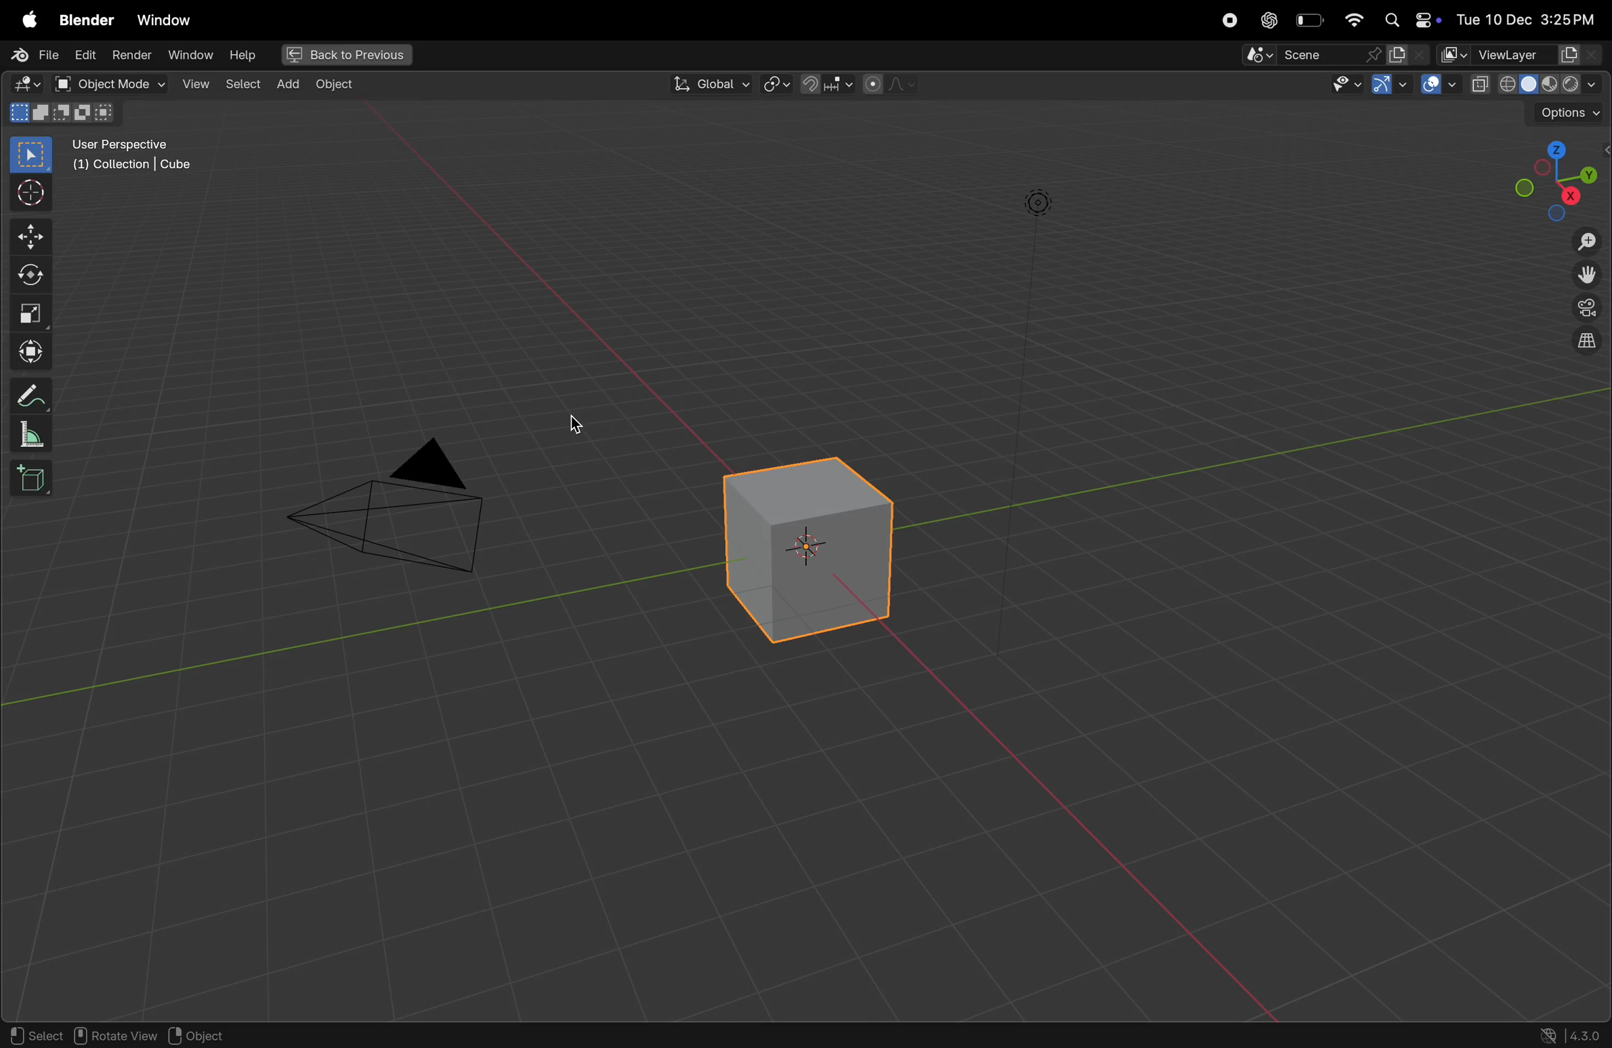 The height and width of the screenshot is (1048, 1612). What do you see at coordinates (1351, 20) in the screenshot?
I see `Wifi` at bounding box center [1351, 20].